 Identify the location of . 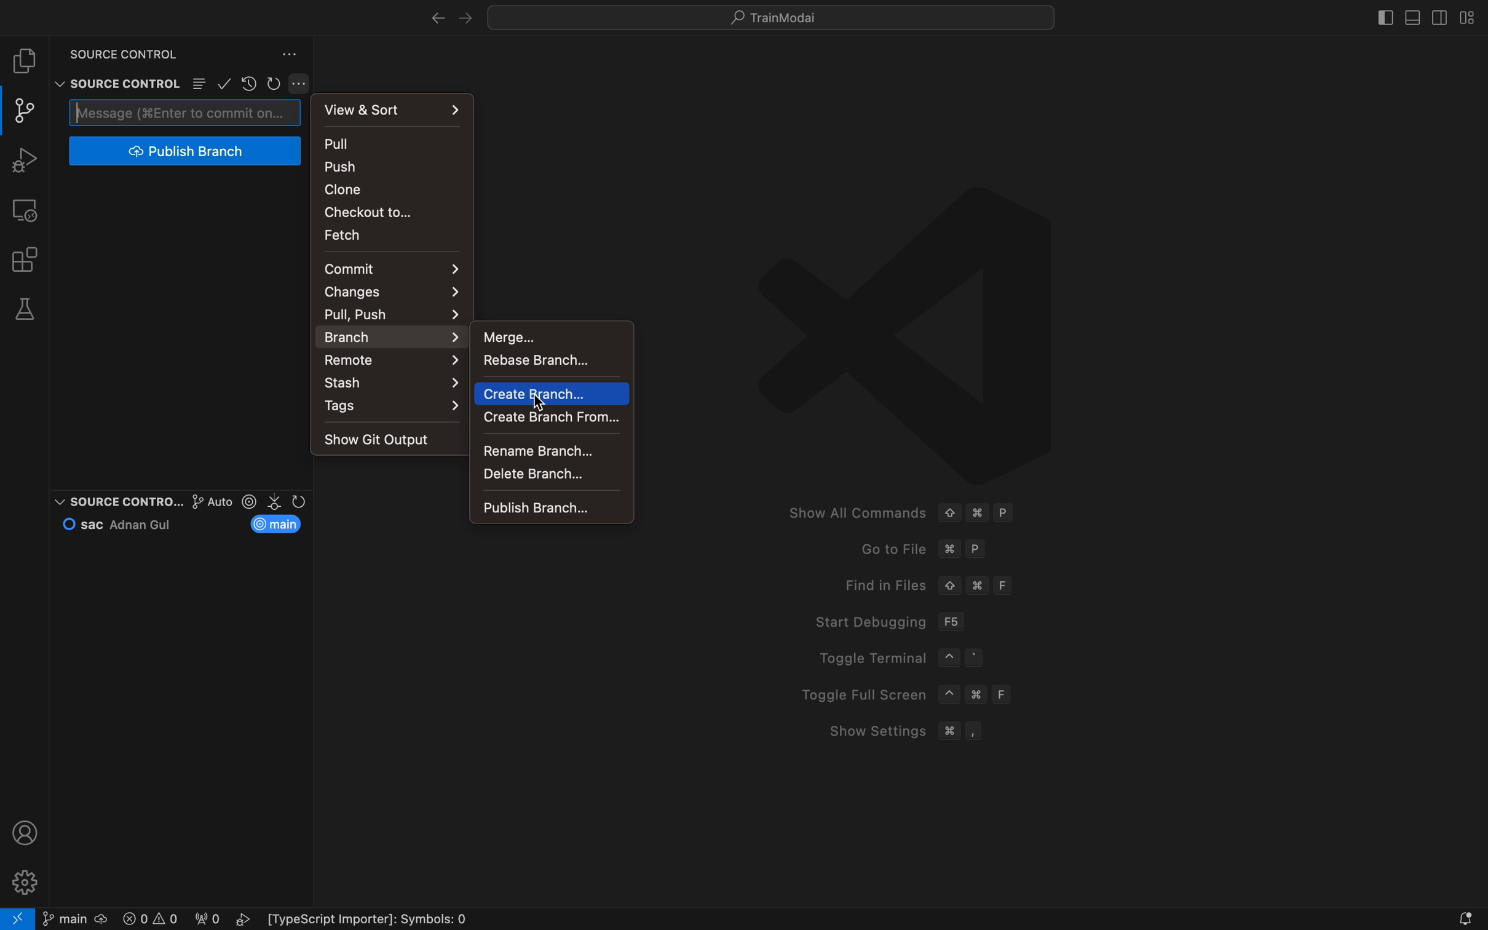
(290, 53).